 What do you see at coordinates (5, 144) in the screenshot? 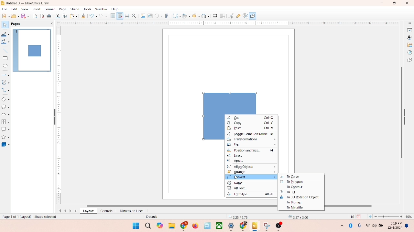
I see `3D shape` at bounding box center [5, 144].